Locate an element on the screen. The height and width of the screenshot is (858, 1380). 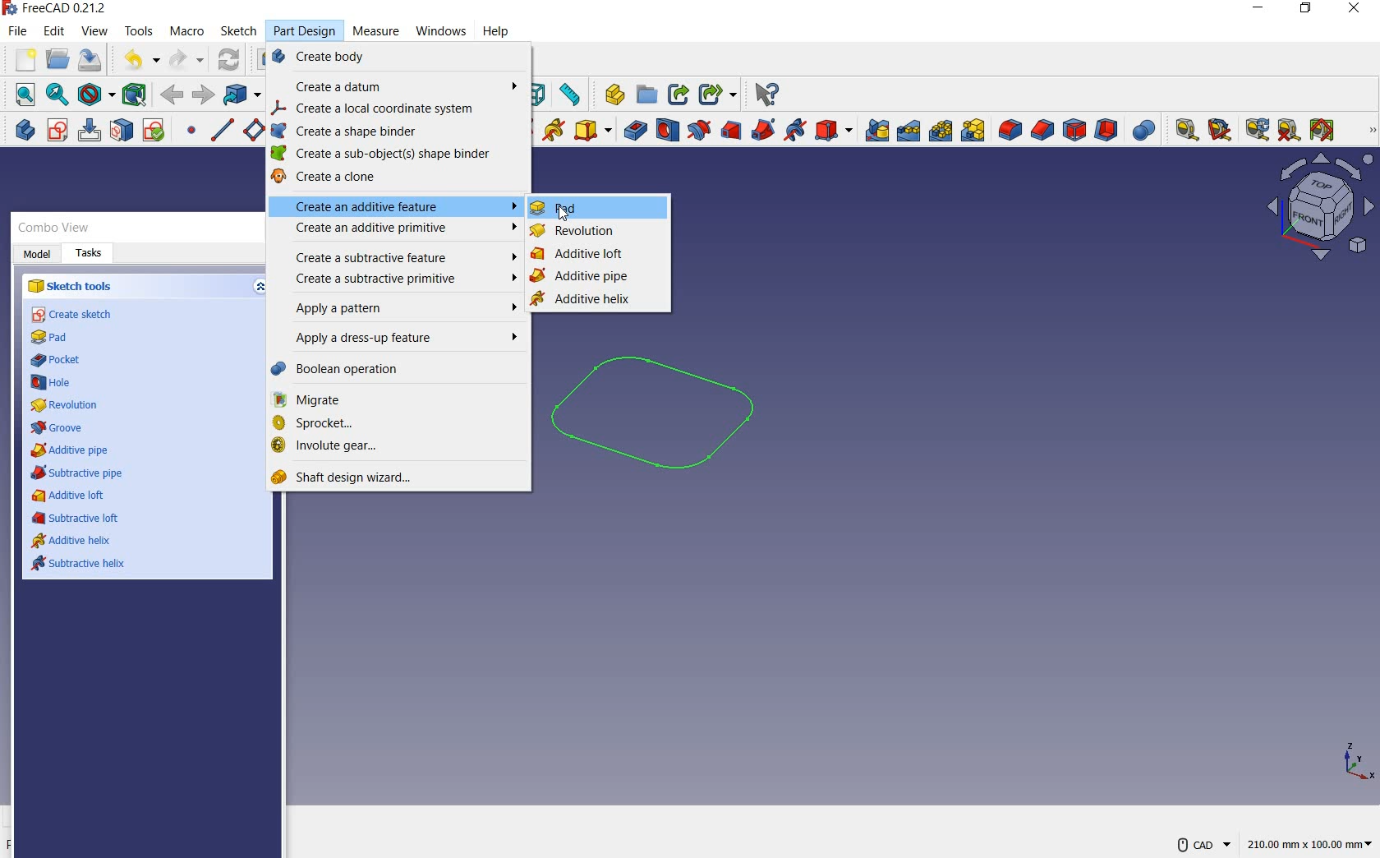
pocket is located at coordinates (62, 362).